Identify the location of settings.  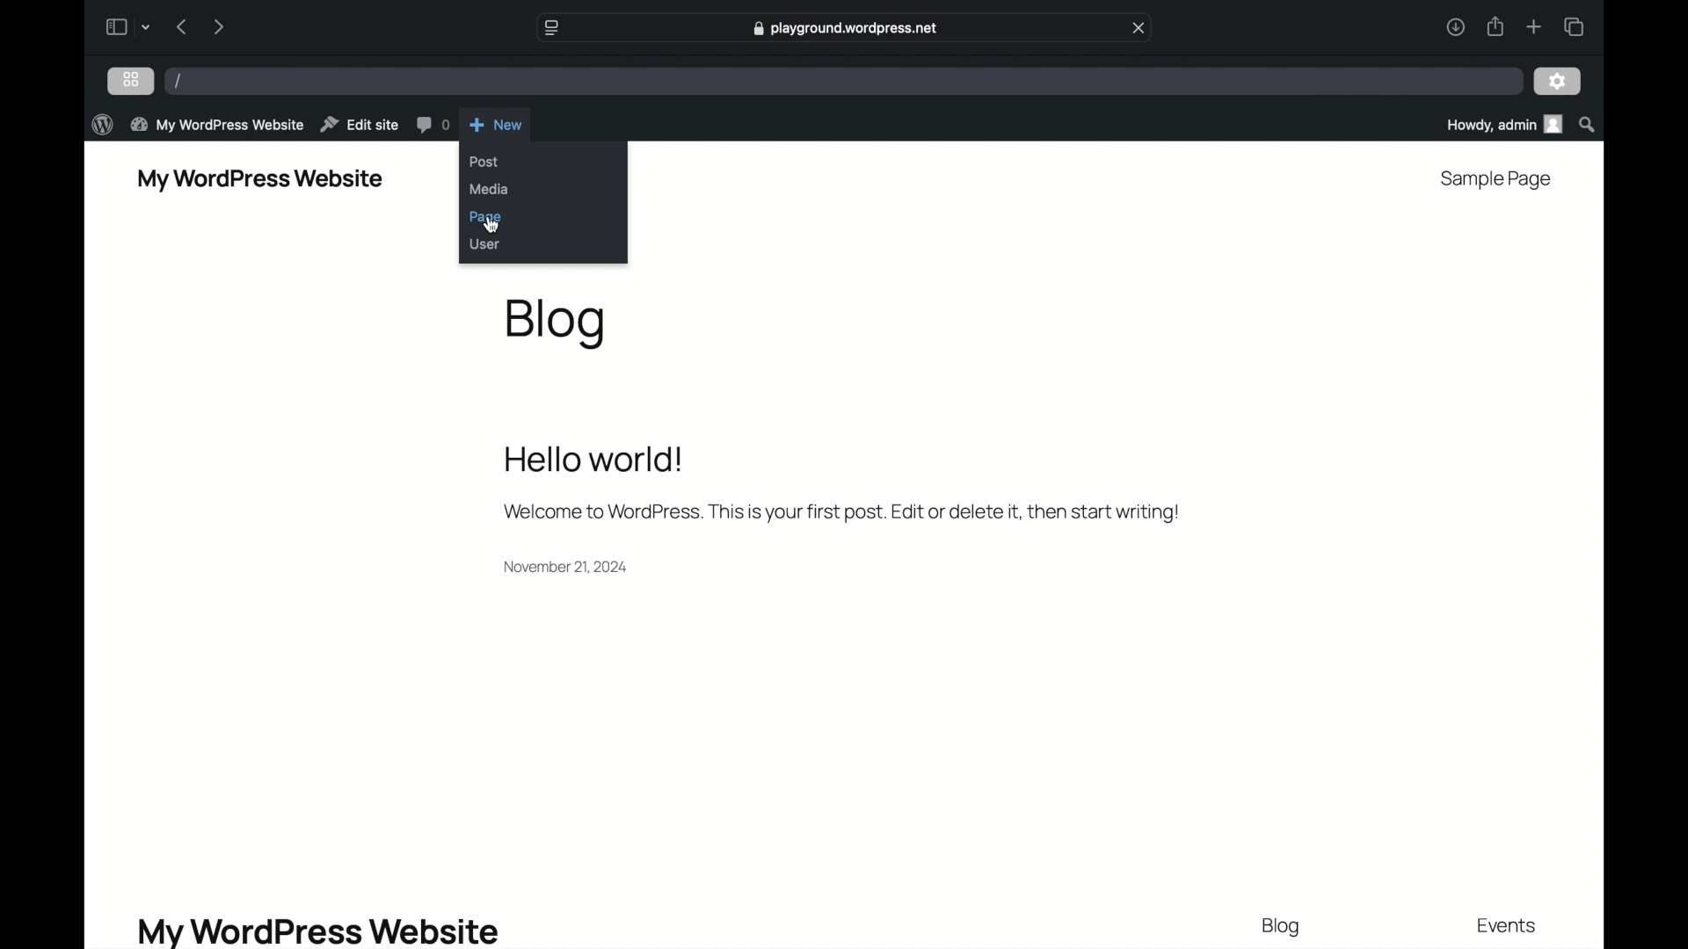
(1557, 80).